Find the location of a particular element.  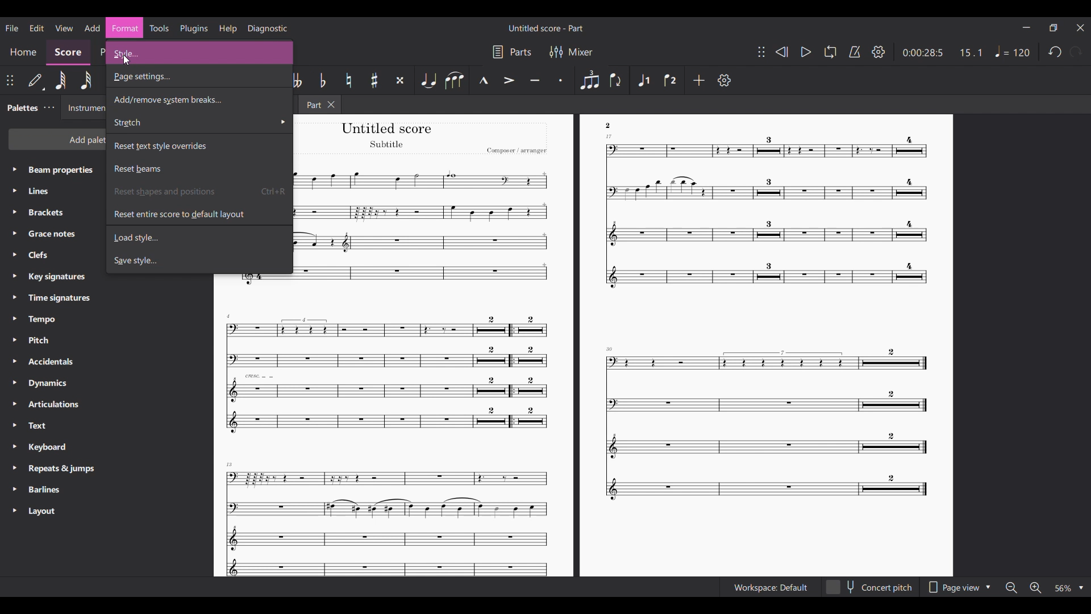

cursor is located at coordinates (129, 61).